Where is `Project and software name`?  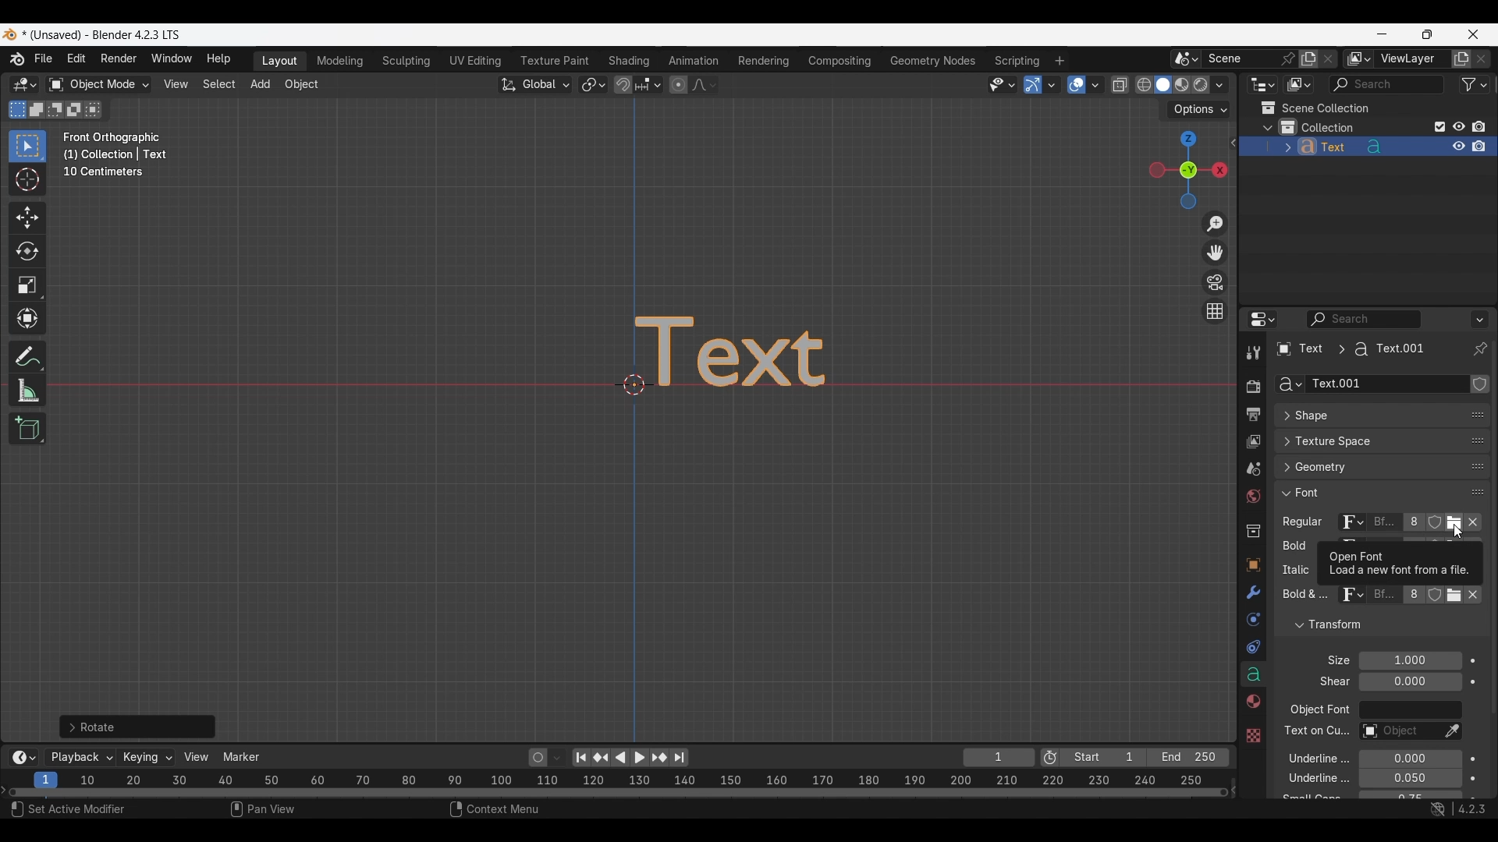
Project and software name is located at coordinates (102, 35).